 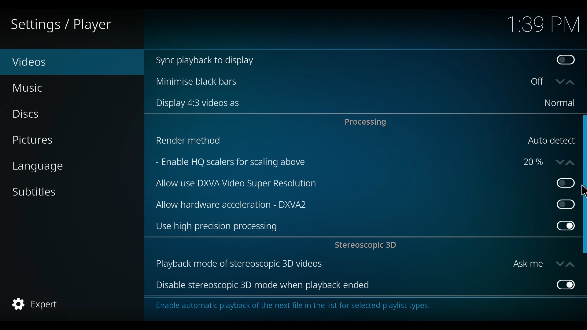 I want to click on Ask me, so click(x=528, y=264).